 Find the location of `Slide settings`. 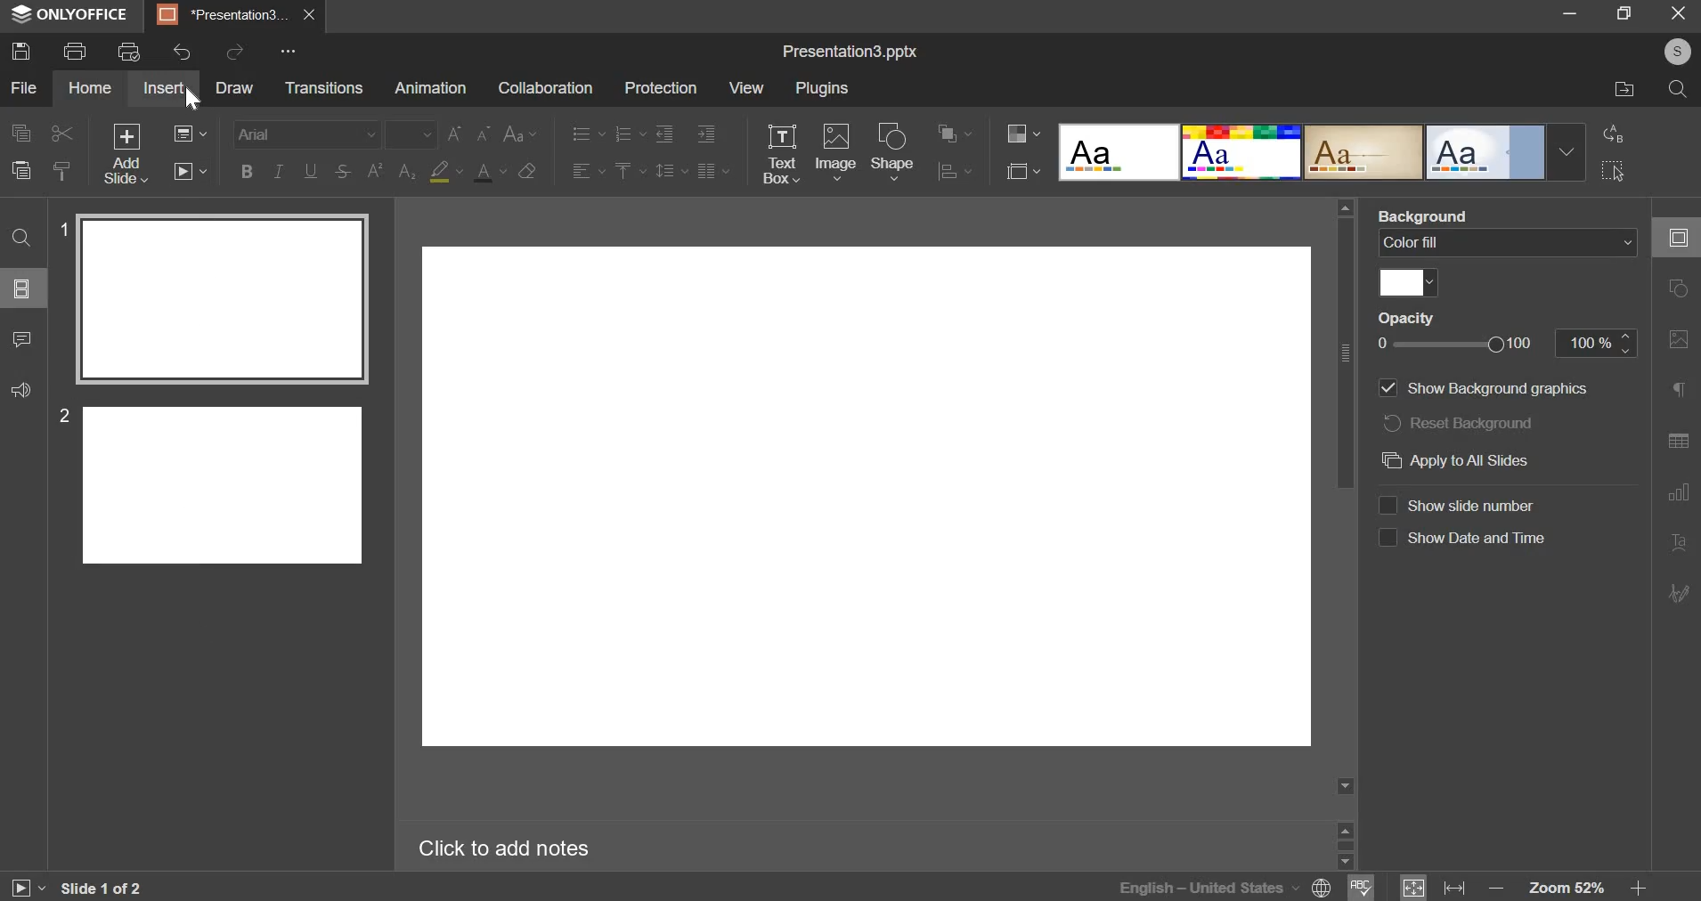

Slide settings is located at coordinates (1677, 237).